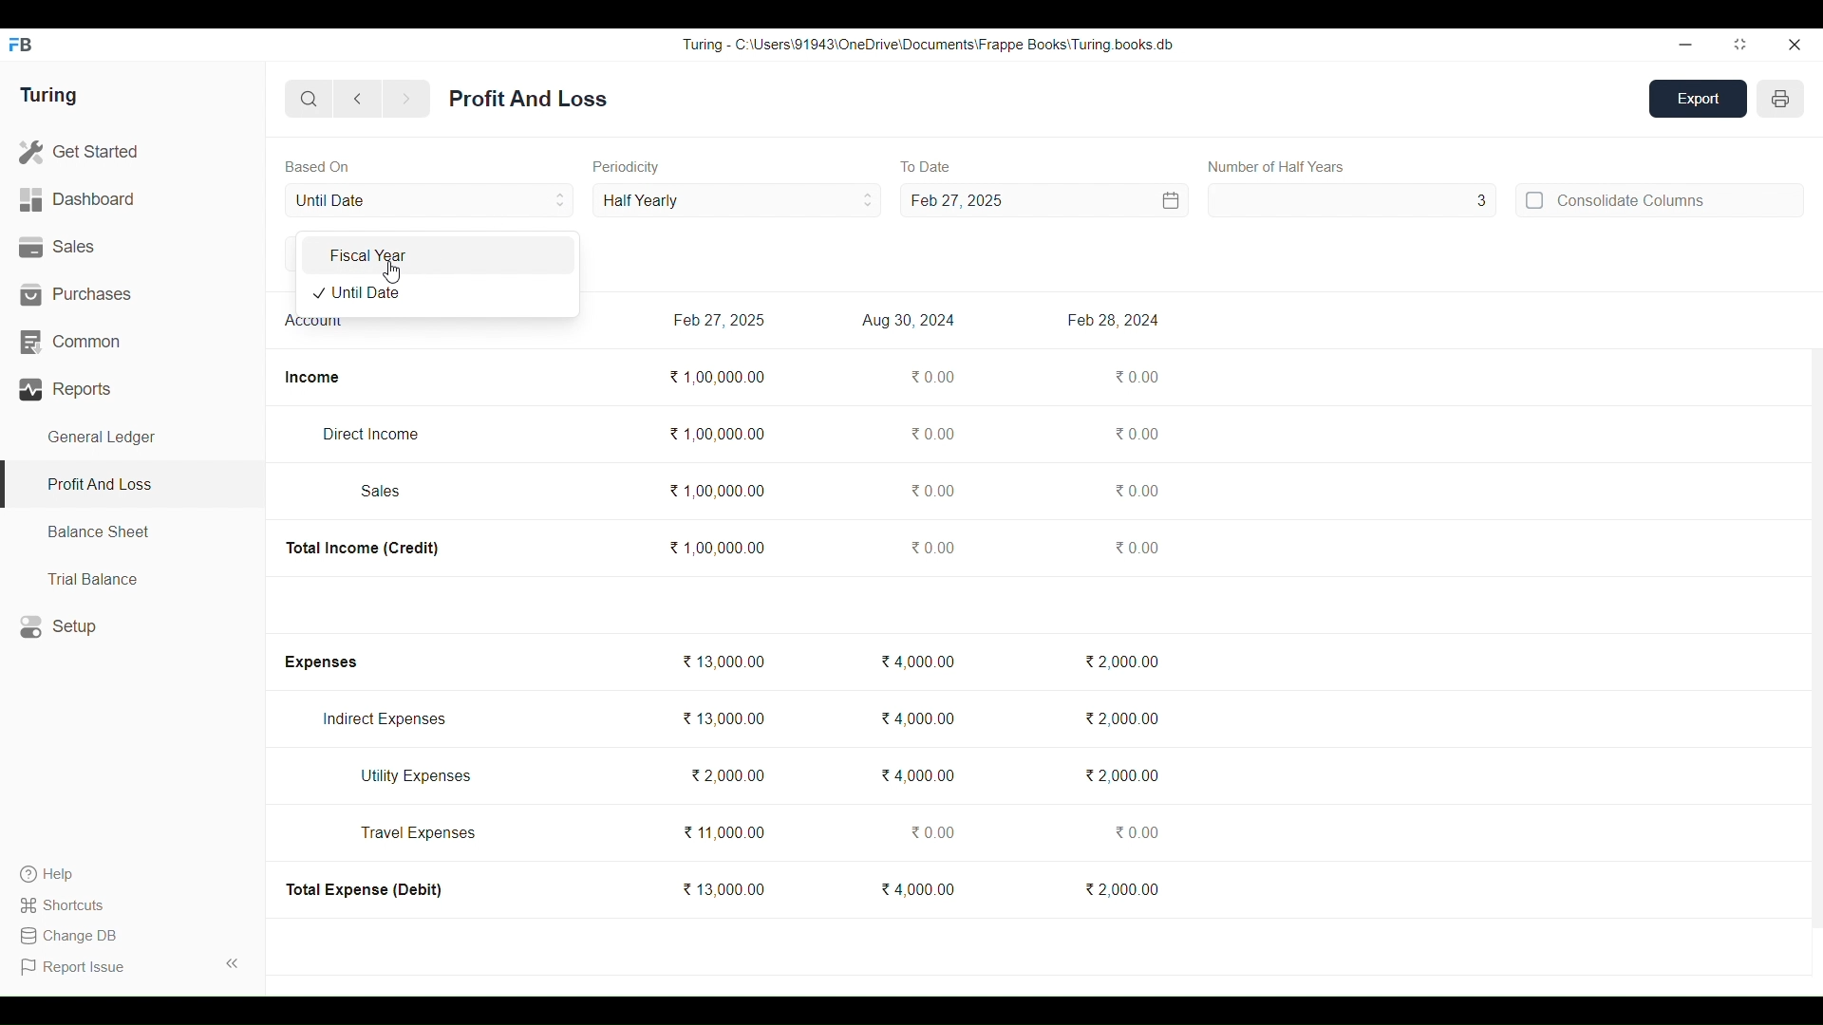 The image size is (1823, 1025). Describe the element at coordinates (319, 662) in the screenshot. I see `Expenses` at that location.